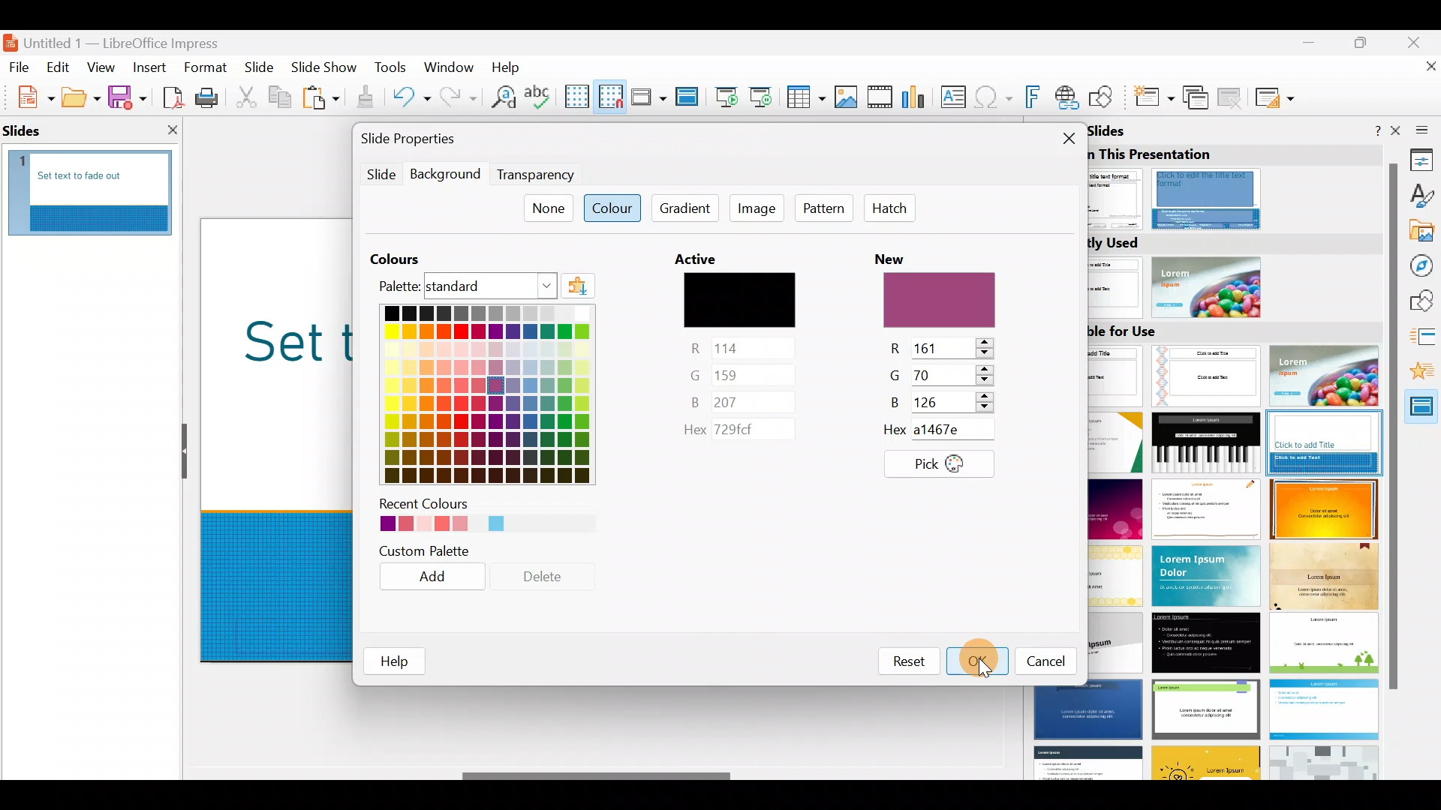 The width and height of the screenshot is (1441, 810). What do you see at coordinates (1307, 49) in the screenshot?
I see `Minimise` at bounding box center [1307, 49].